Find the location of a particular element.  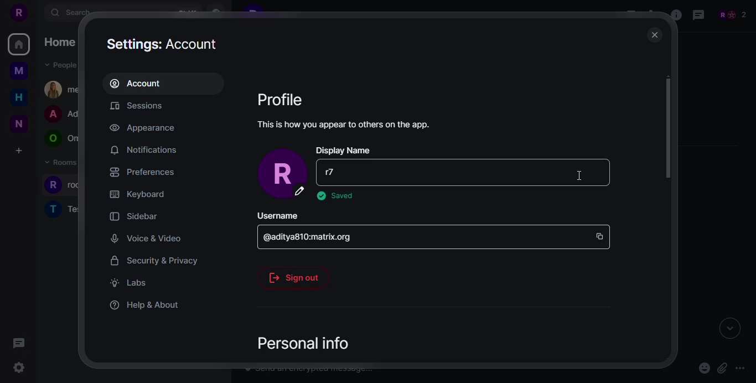

security is located at coordinates (156, 260).